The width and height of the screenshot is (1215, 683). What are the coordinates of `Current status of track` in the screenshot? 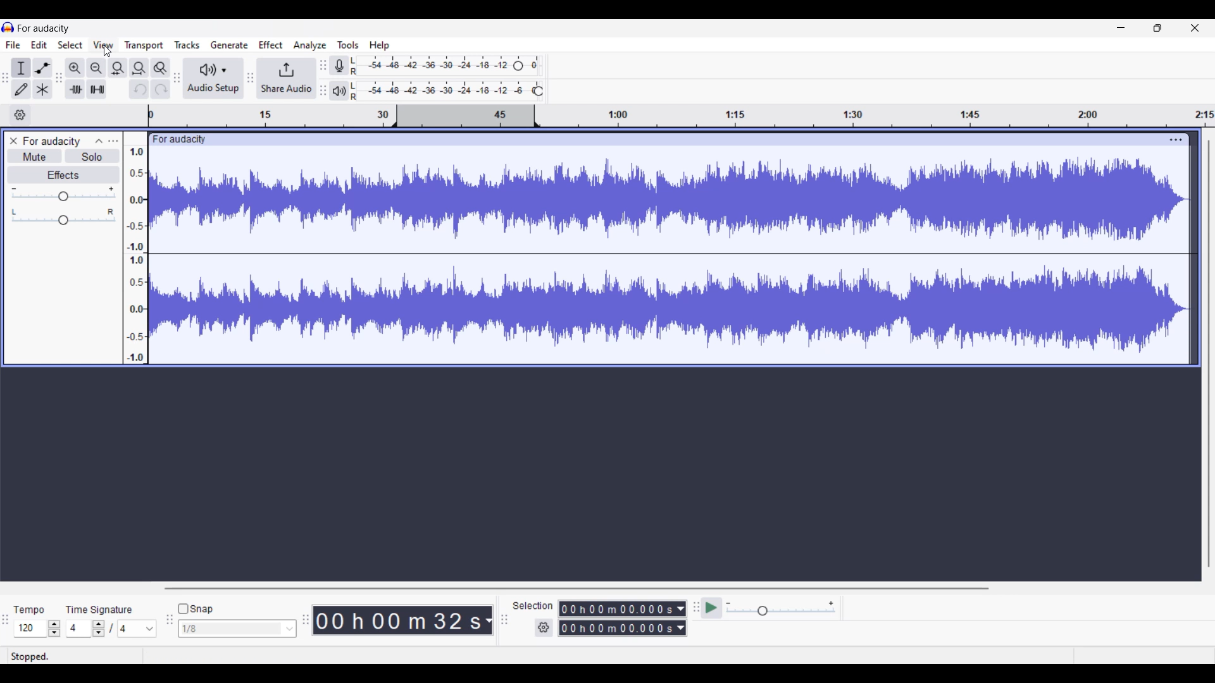 It's located at (30, 656).